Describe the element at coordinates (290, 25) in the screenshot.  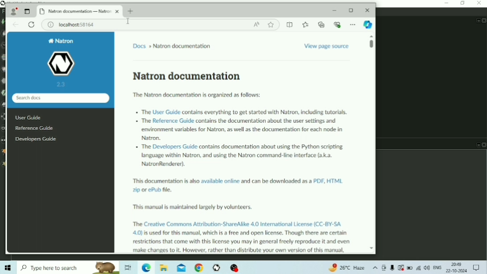
I see `Split screen` at that location.